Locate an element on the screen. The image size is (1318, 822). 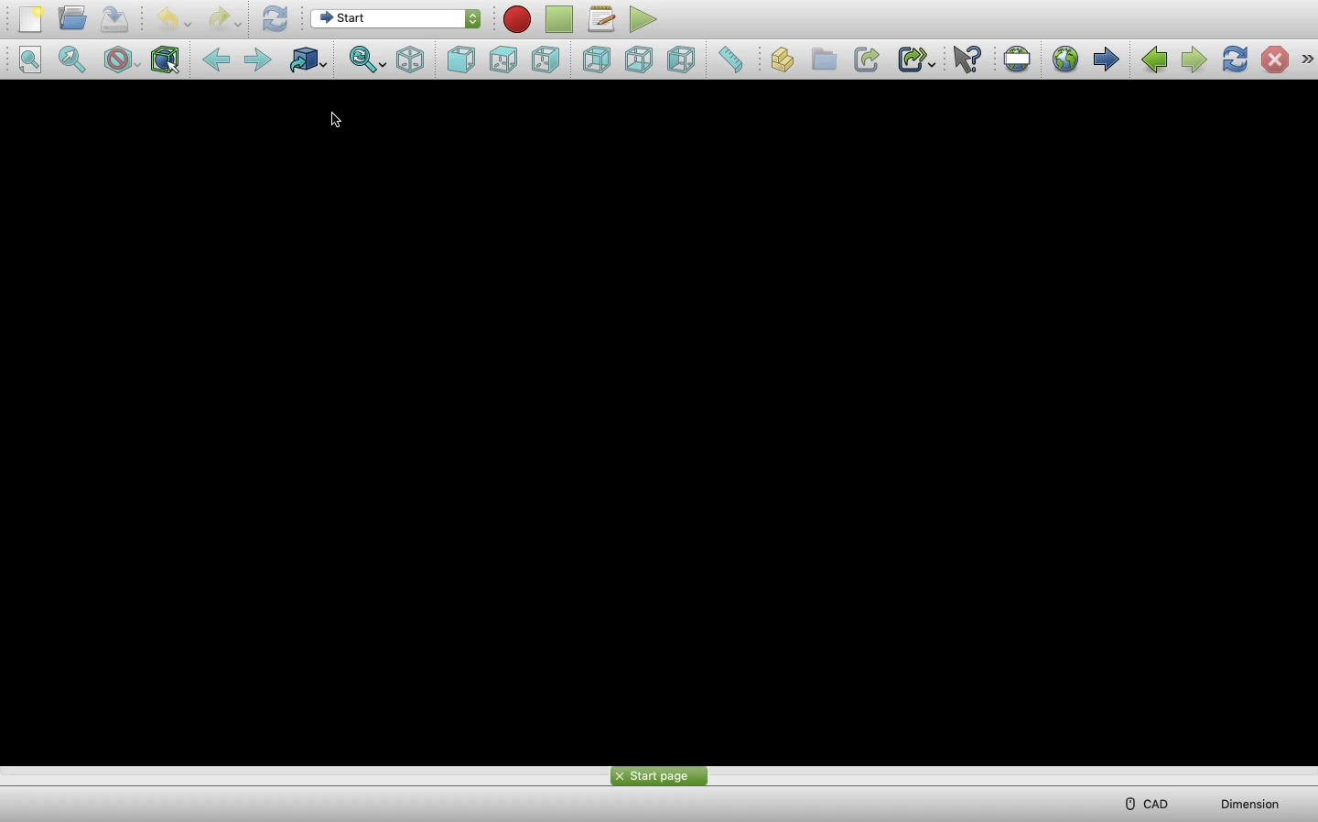
Isometric is located at coordinates (410, 59).